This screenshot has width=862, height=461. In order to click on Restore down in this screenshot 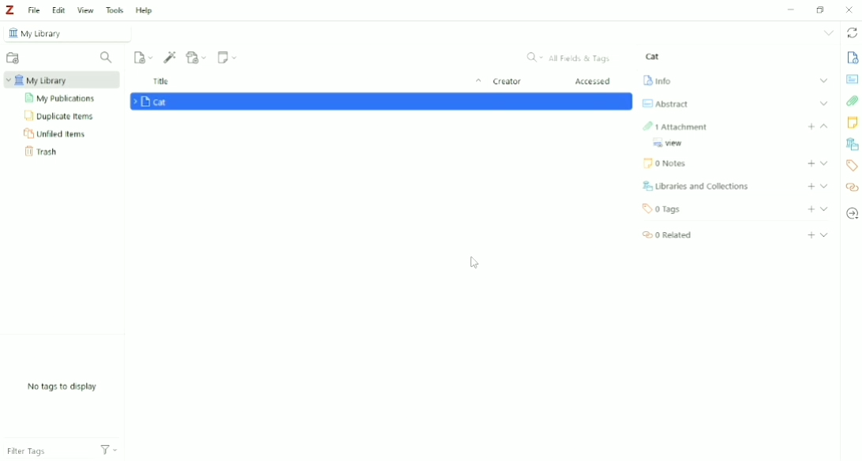, I will do `click(823, 9)`.